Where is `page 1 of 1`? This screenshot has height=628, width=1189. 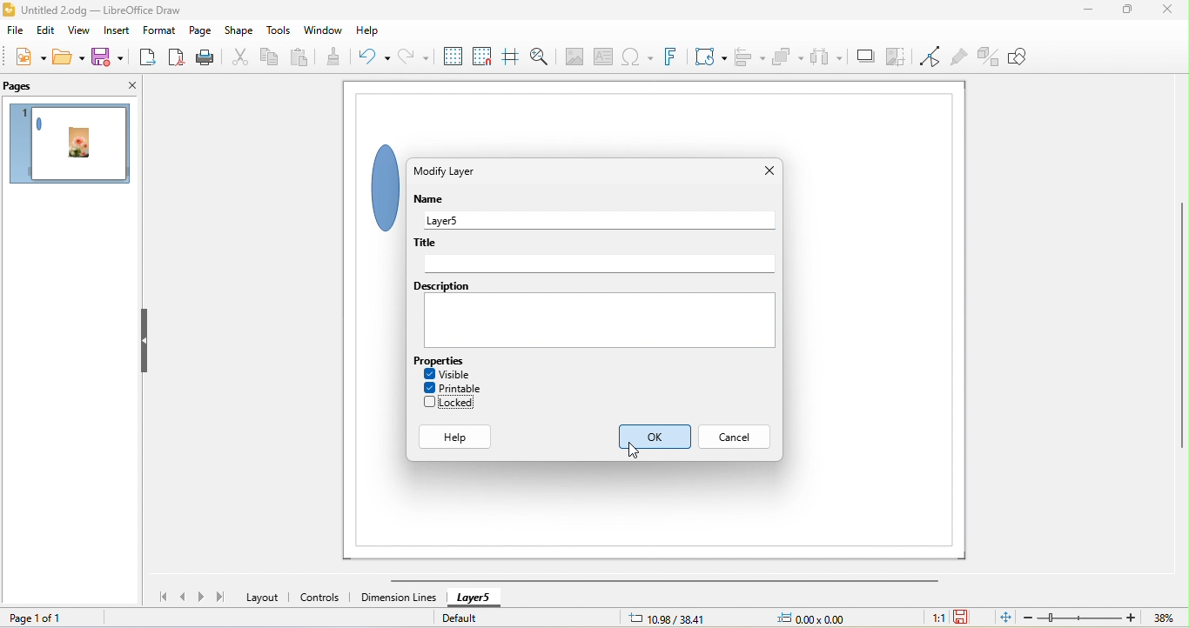 page 1 of 1 is located at coordinates (36, 618).